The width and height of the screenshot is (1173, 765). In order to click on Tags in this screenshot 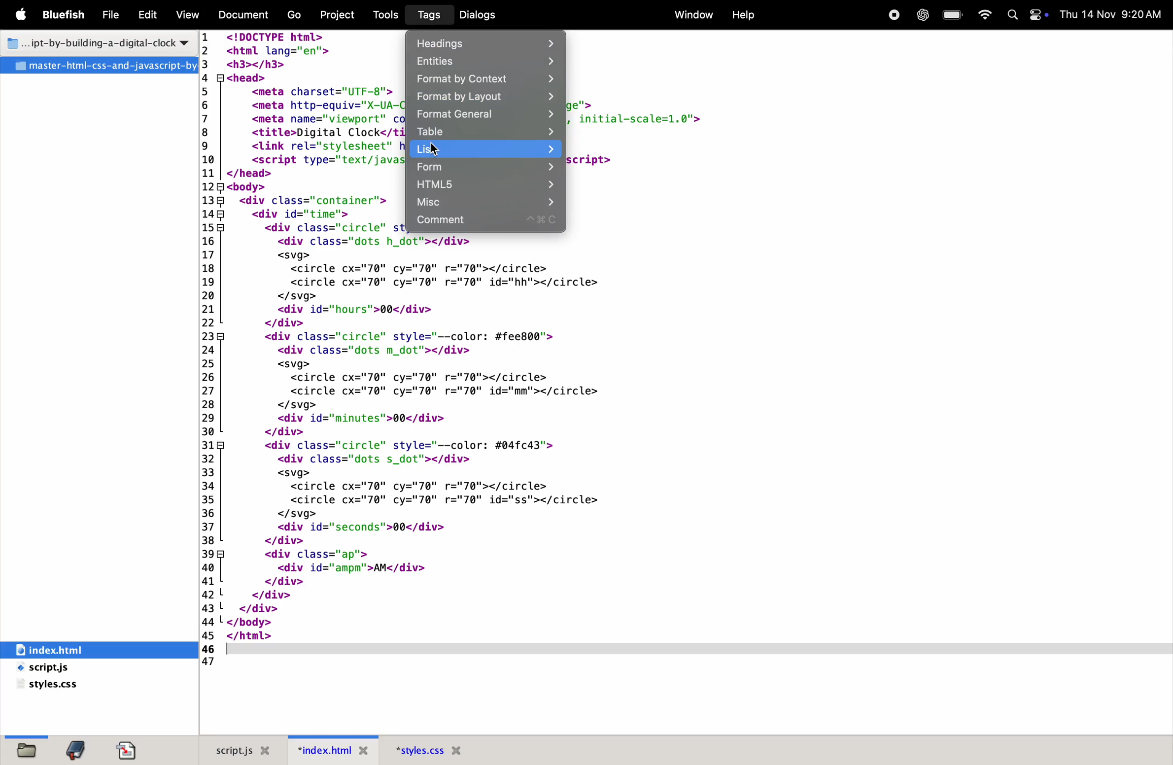, I will do `click(426, 15)`.